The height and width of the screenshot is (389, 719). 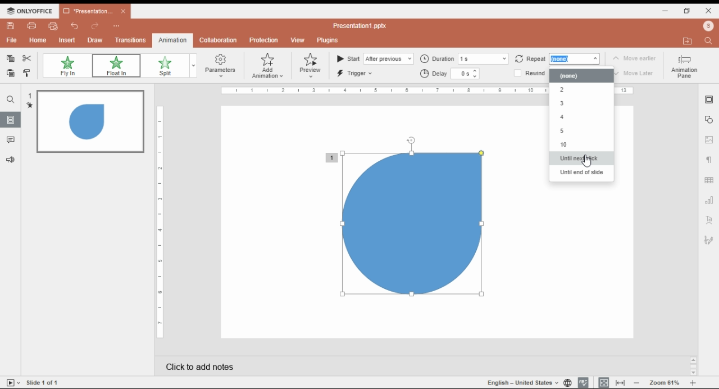 What do you see at coordinates (269, 66) in the screenshot?
I see `add animation` at bounding box center [269, 66].